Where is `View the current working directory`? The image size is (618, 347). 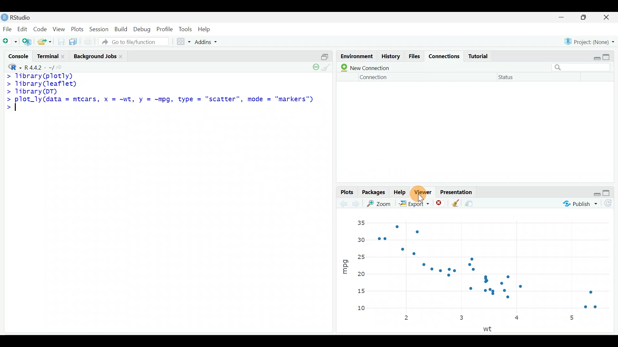
View the current working directory is located at coordinates (63, 67).